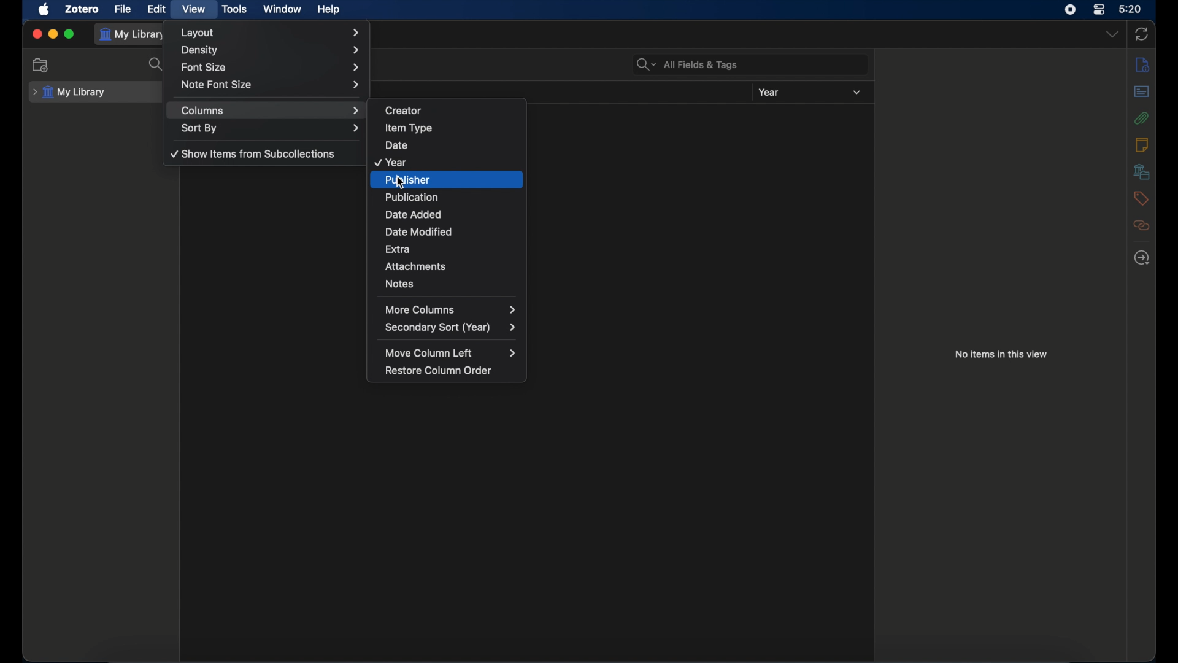 This screenshot has height=663, width=1178. What do you see at coordinates (452, 126) in the screenshot?
I see `item type` at bounding box center [452, 126].